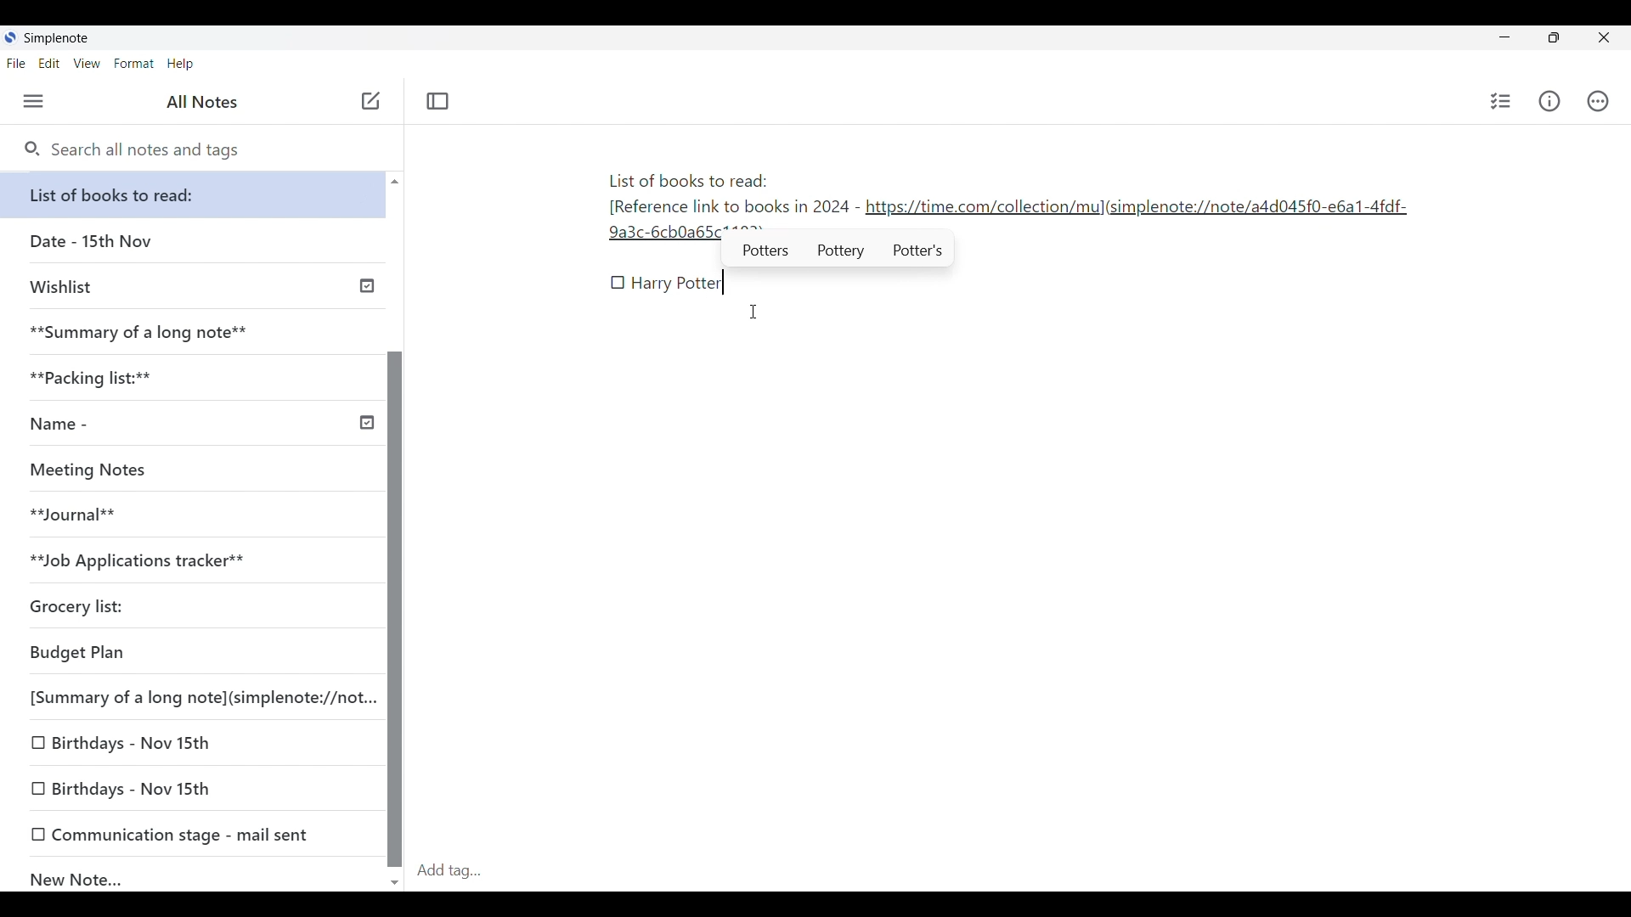 This screenshot has width=1631, height=917. Describe the element at coordinates (197, 194) in the screenshot. I see `List of books to read:` at that location.